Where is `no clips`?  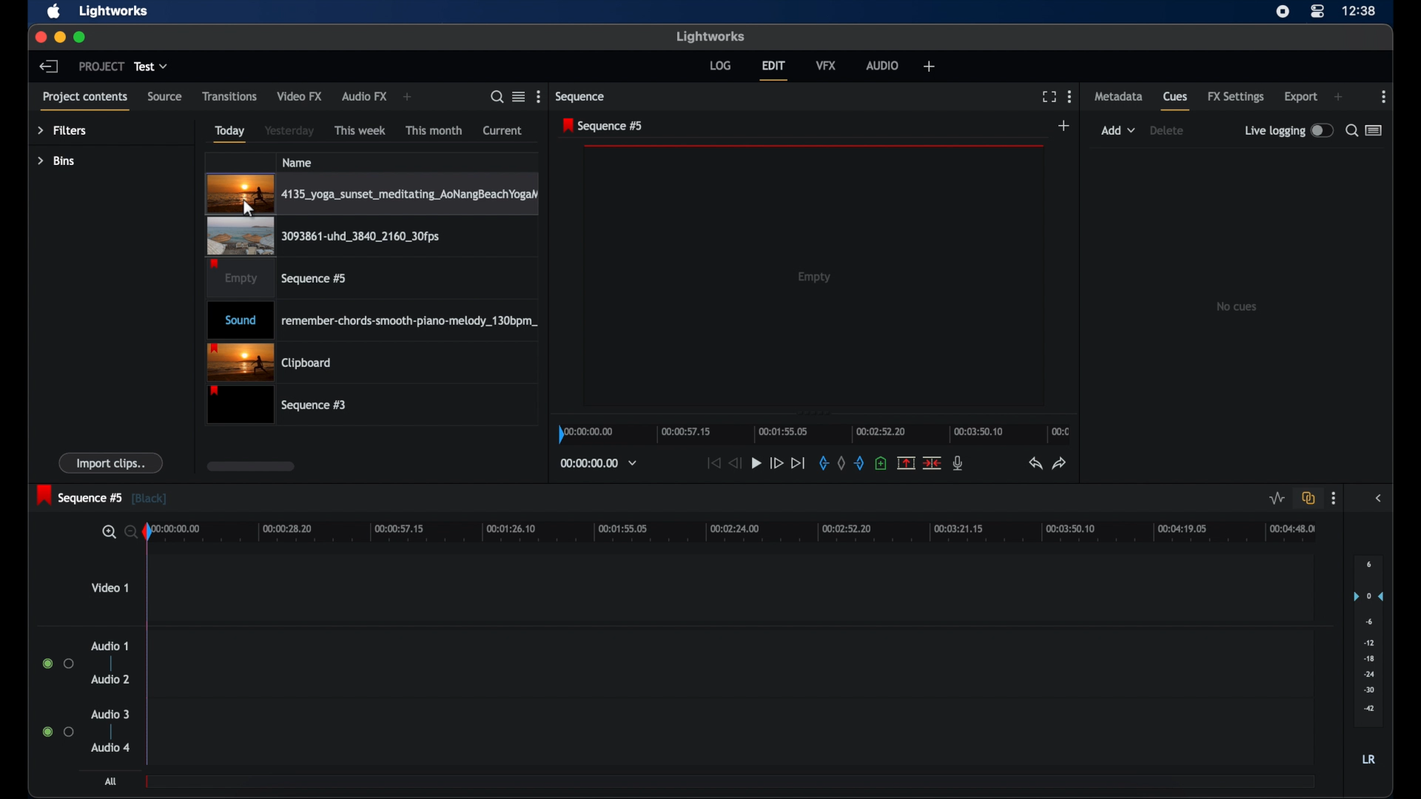 no clips is located at coordinates (1237, 306).